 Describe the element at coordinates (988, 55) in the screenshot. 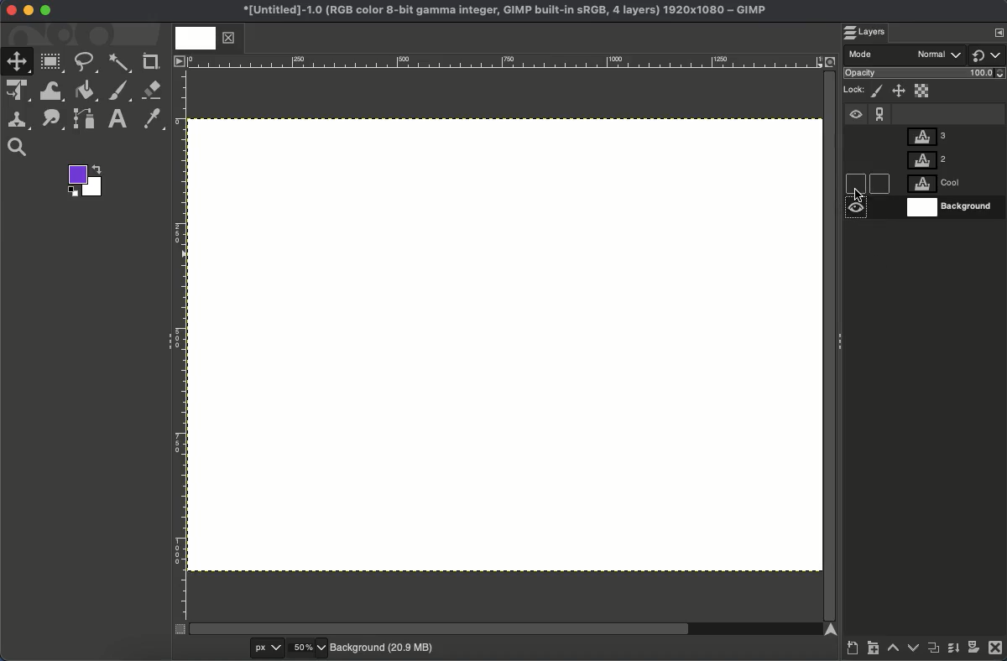

I see `Switch` at that location.